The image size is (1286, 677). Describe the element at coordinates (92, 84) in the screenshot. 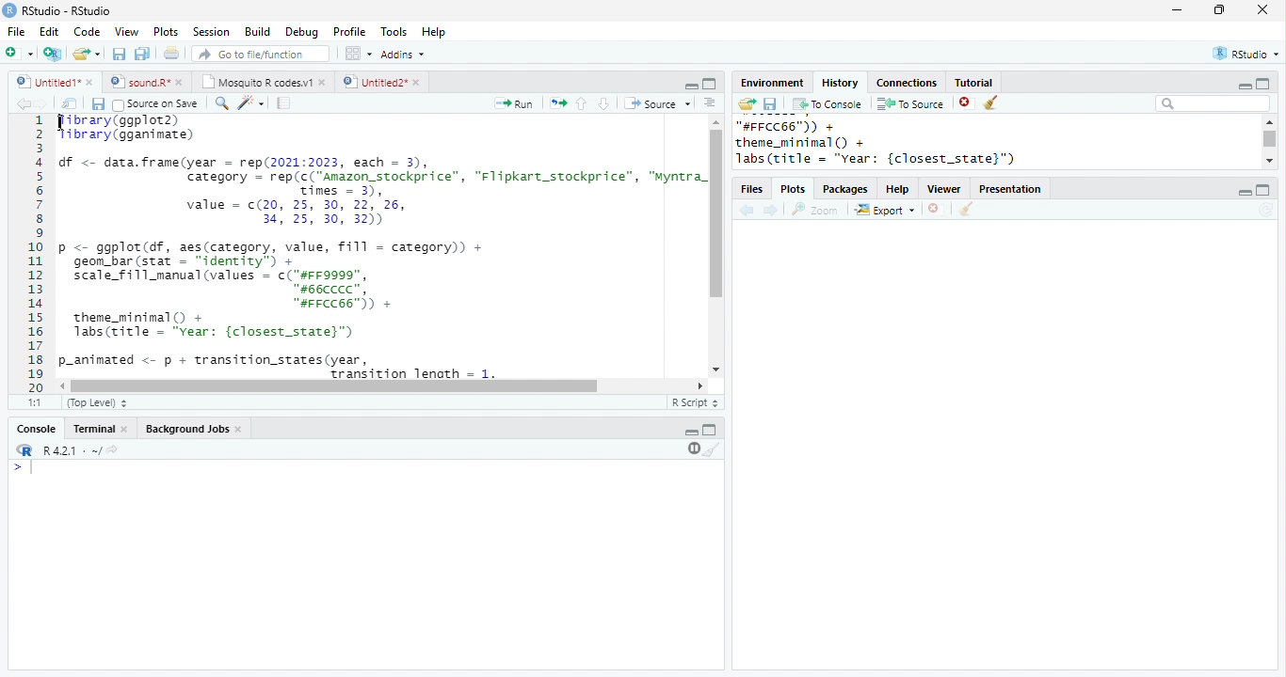

I see `close` at that location.